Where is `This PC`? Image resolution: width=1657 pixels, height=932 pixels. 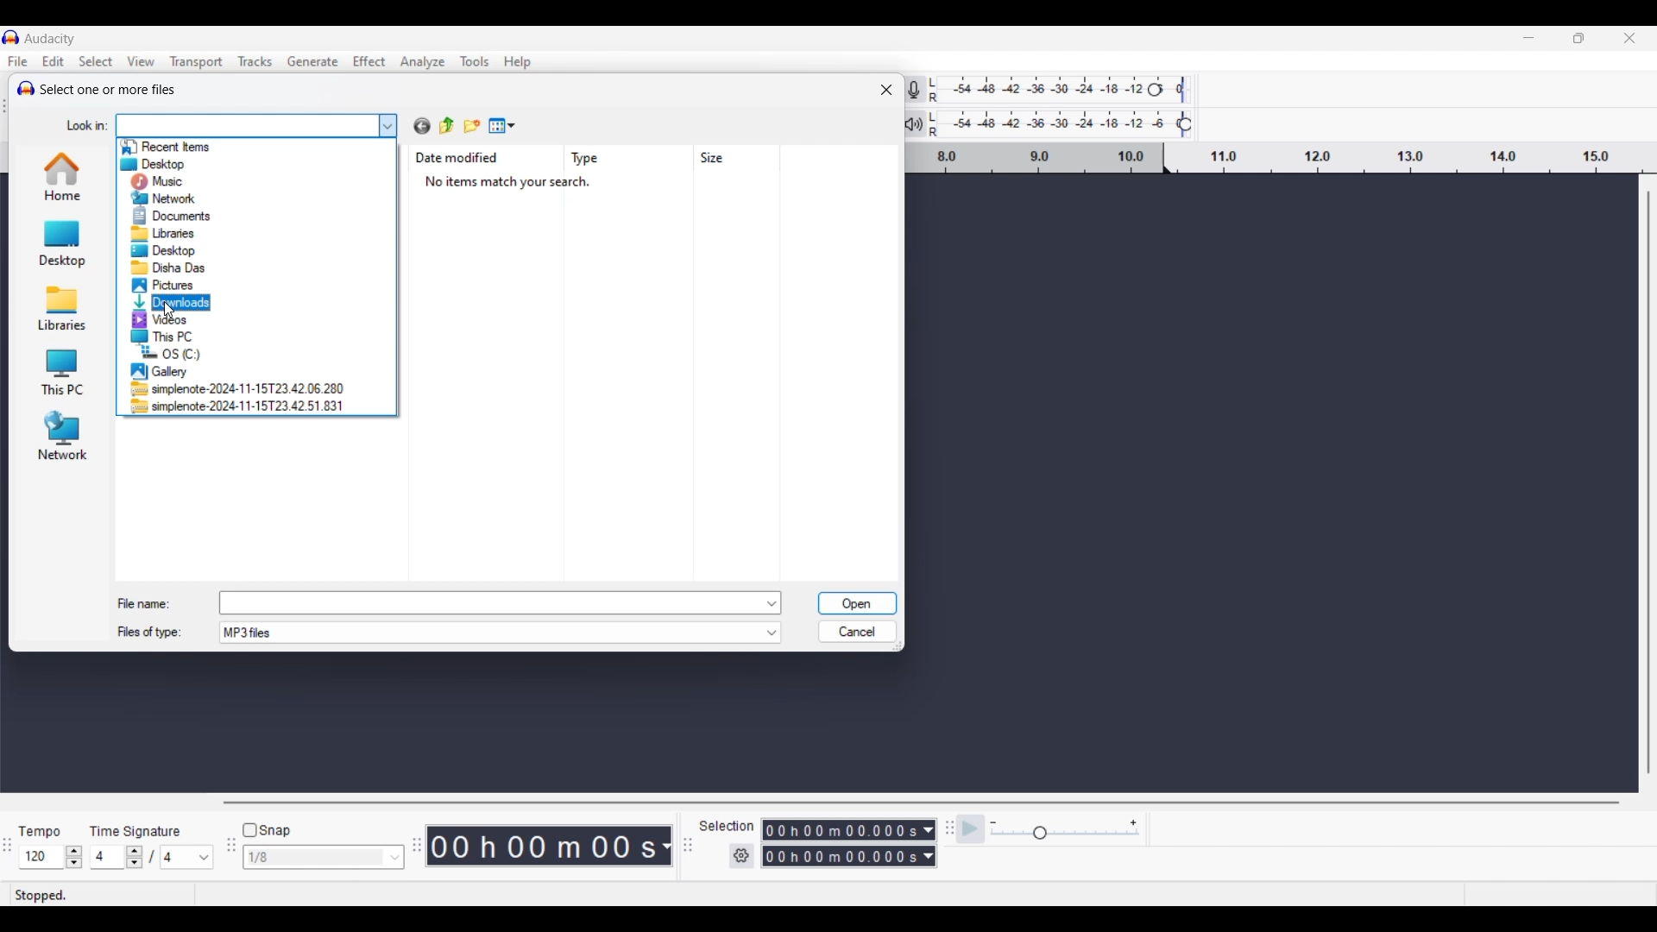
This PC is located at coordinates (171, 337).